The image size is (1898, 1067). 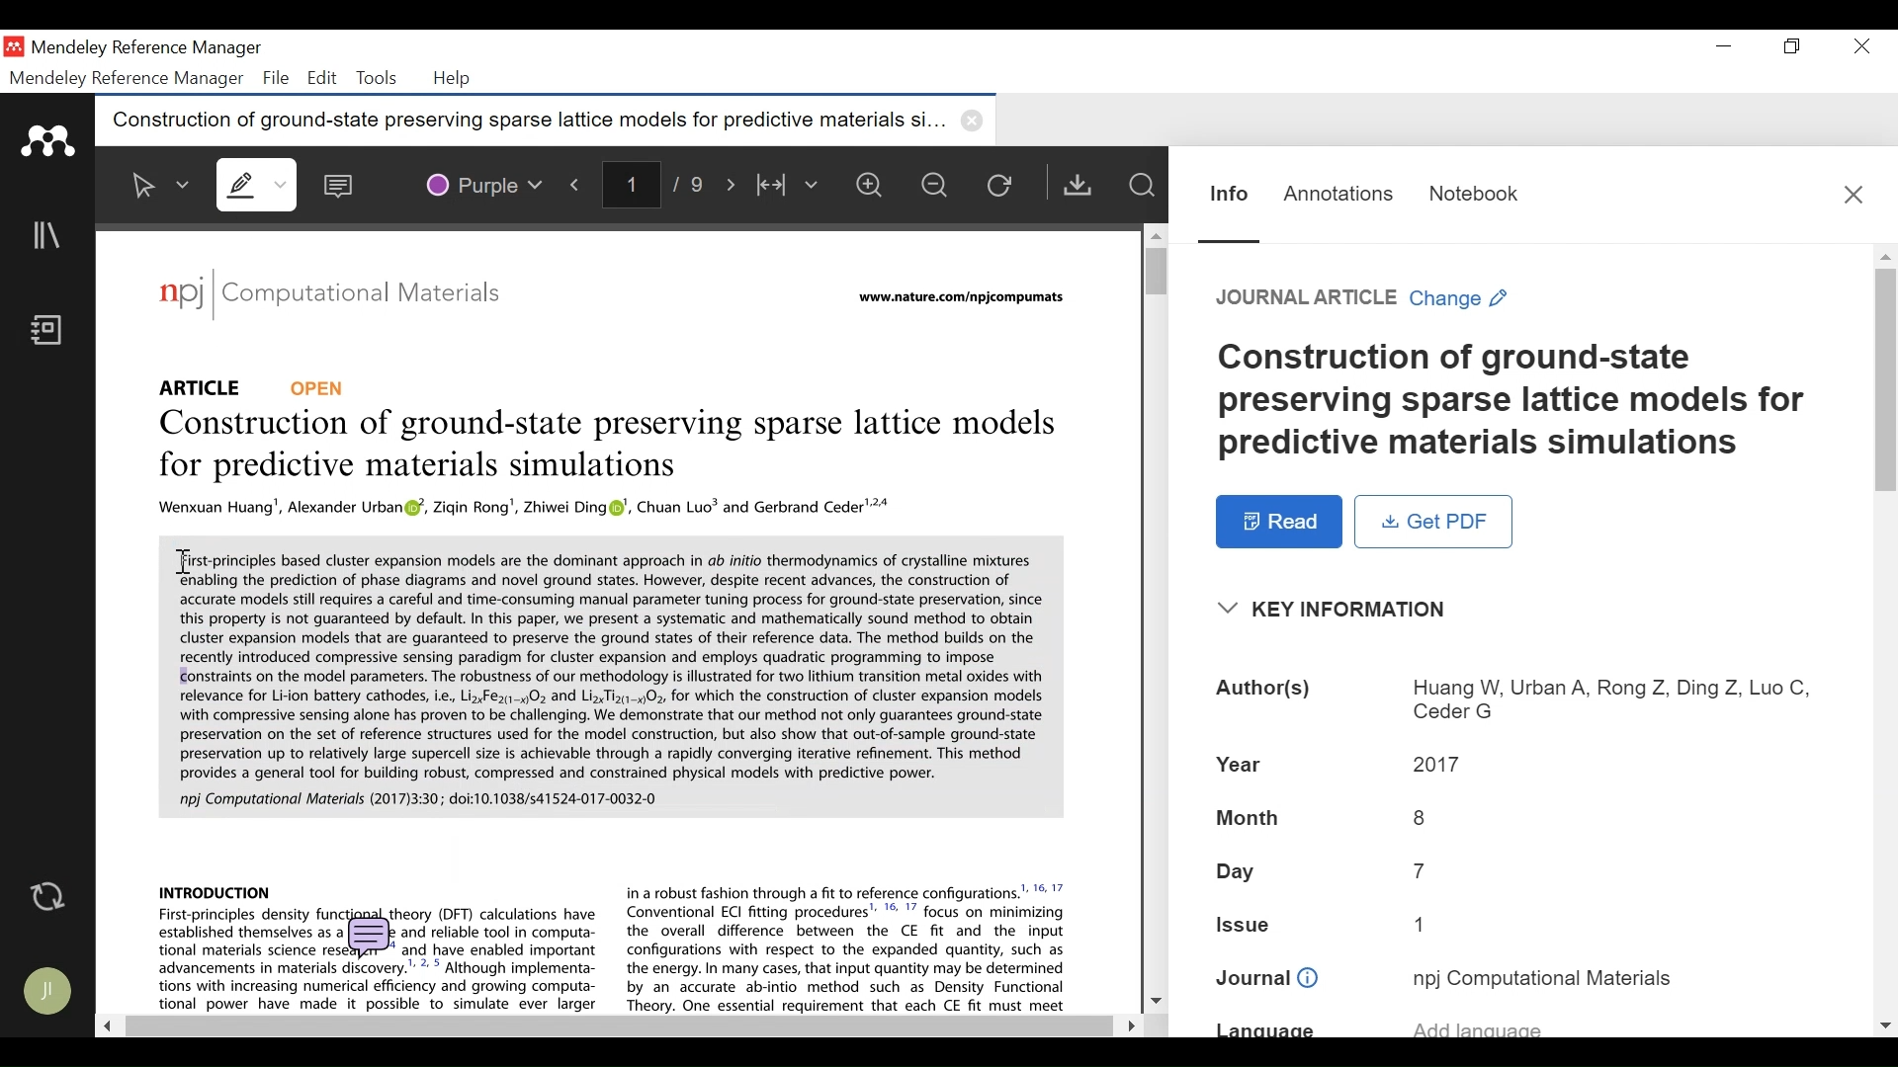 What do you see at coordinates (216, 890) in the screenshot?
I see `PDF Context` at bounding box center [216, 890].